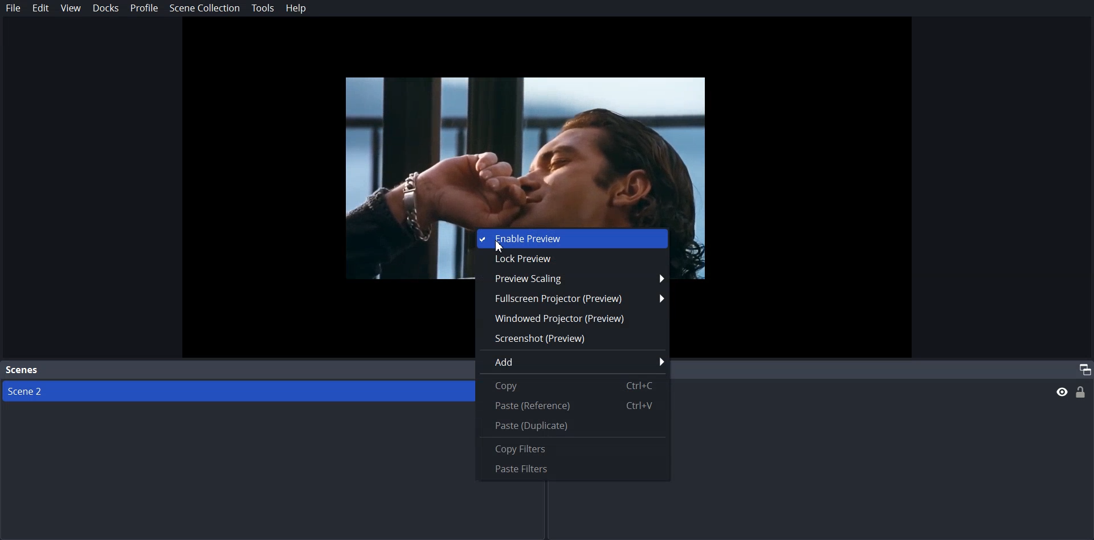  What do you see at coordinates (1062, 392) in the screenshot?
I see `hide/display` at bounding box center [1062, 392].